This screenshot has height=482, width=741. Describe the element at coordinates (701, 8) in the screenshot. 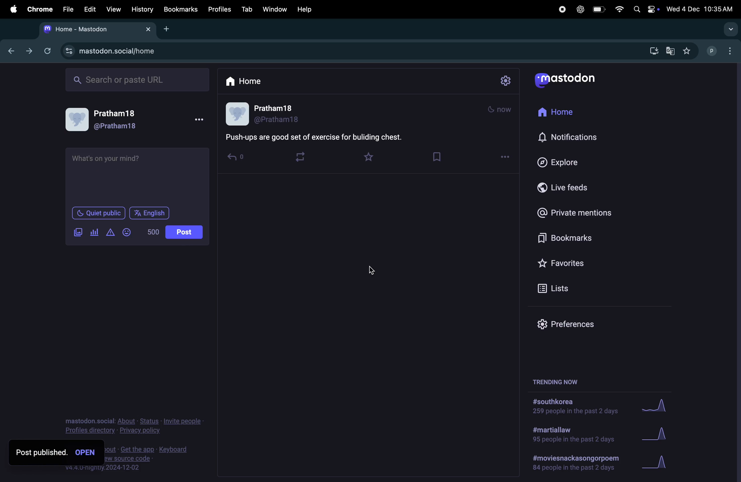

I see `date and time` at that location.